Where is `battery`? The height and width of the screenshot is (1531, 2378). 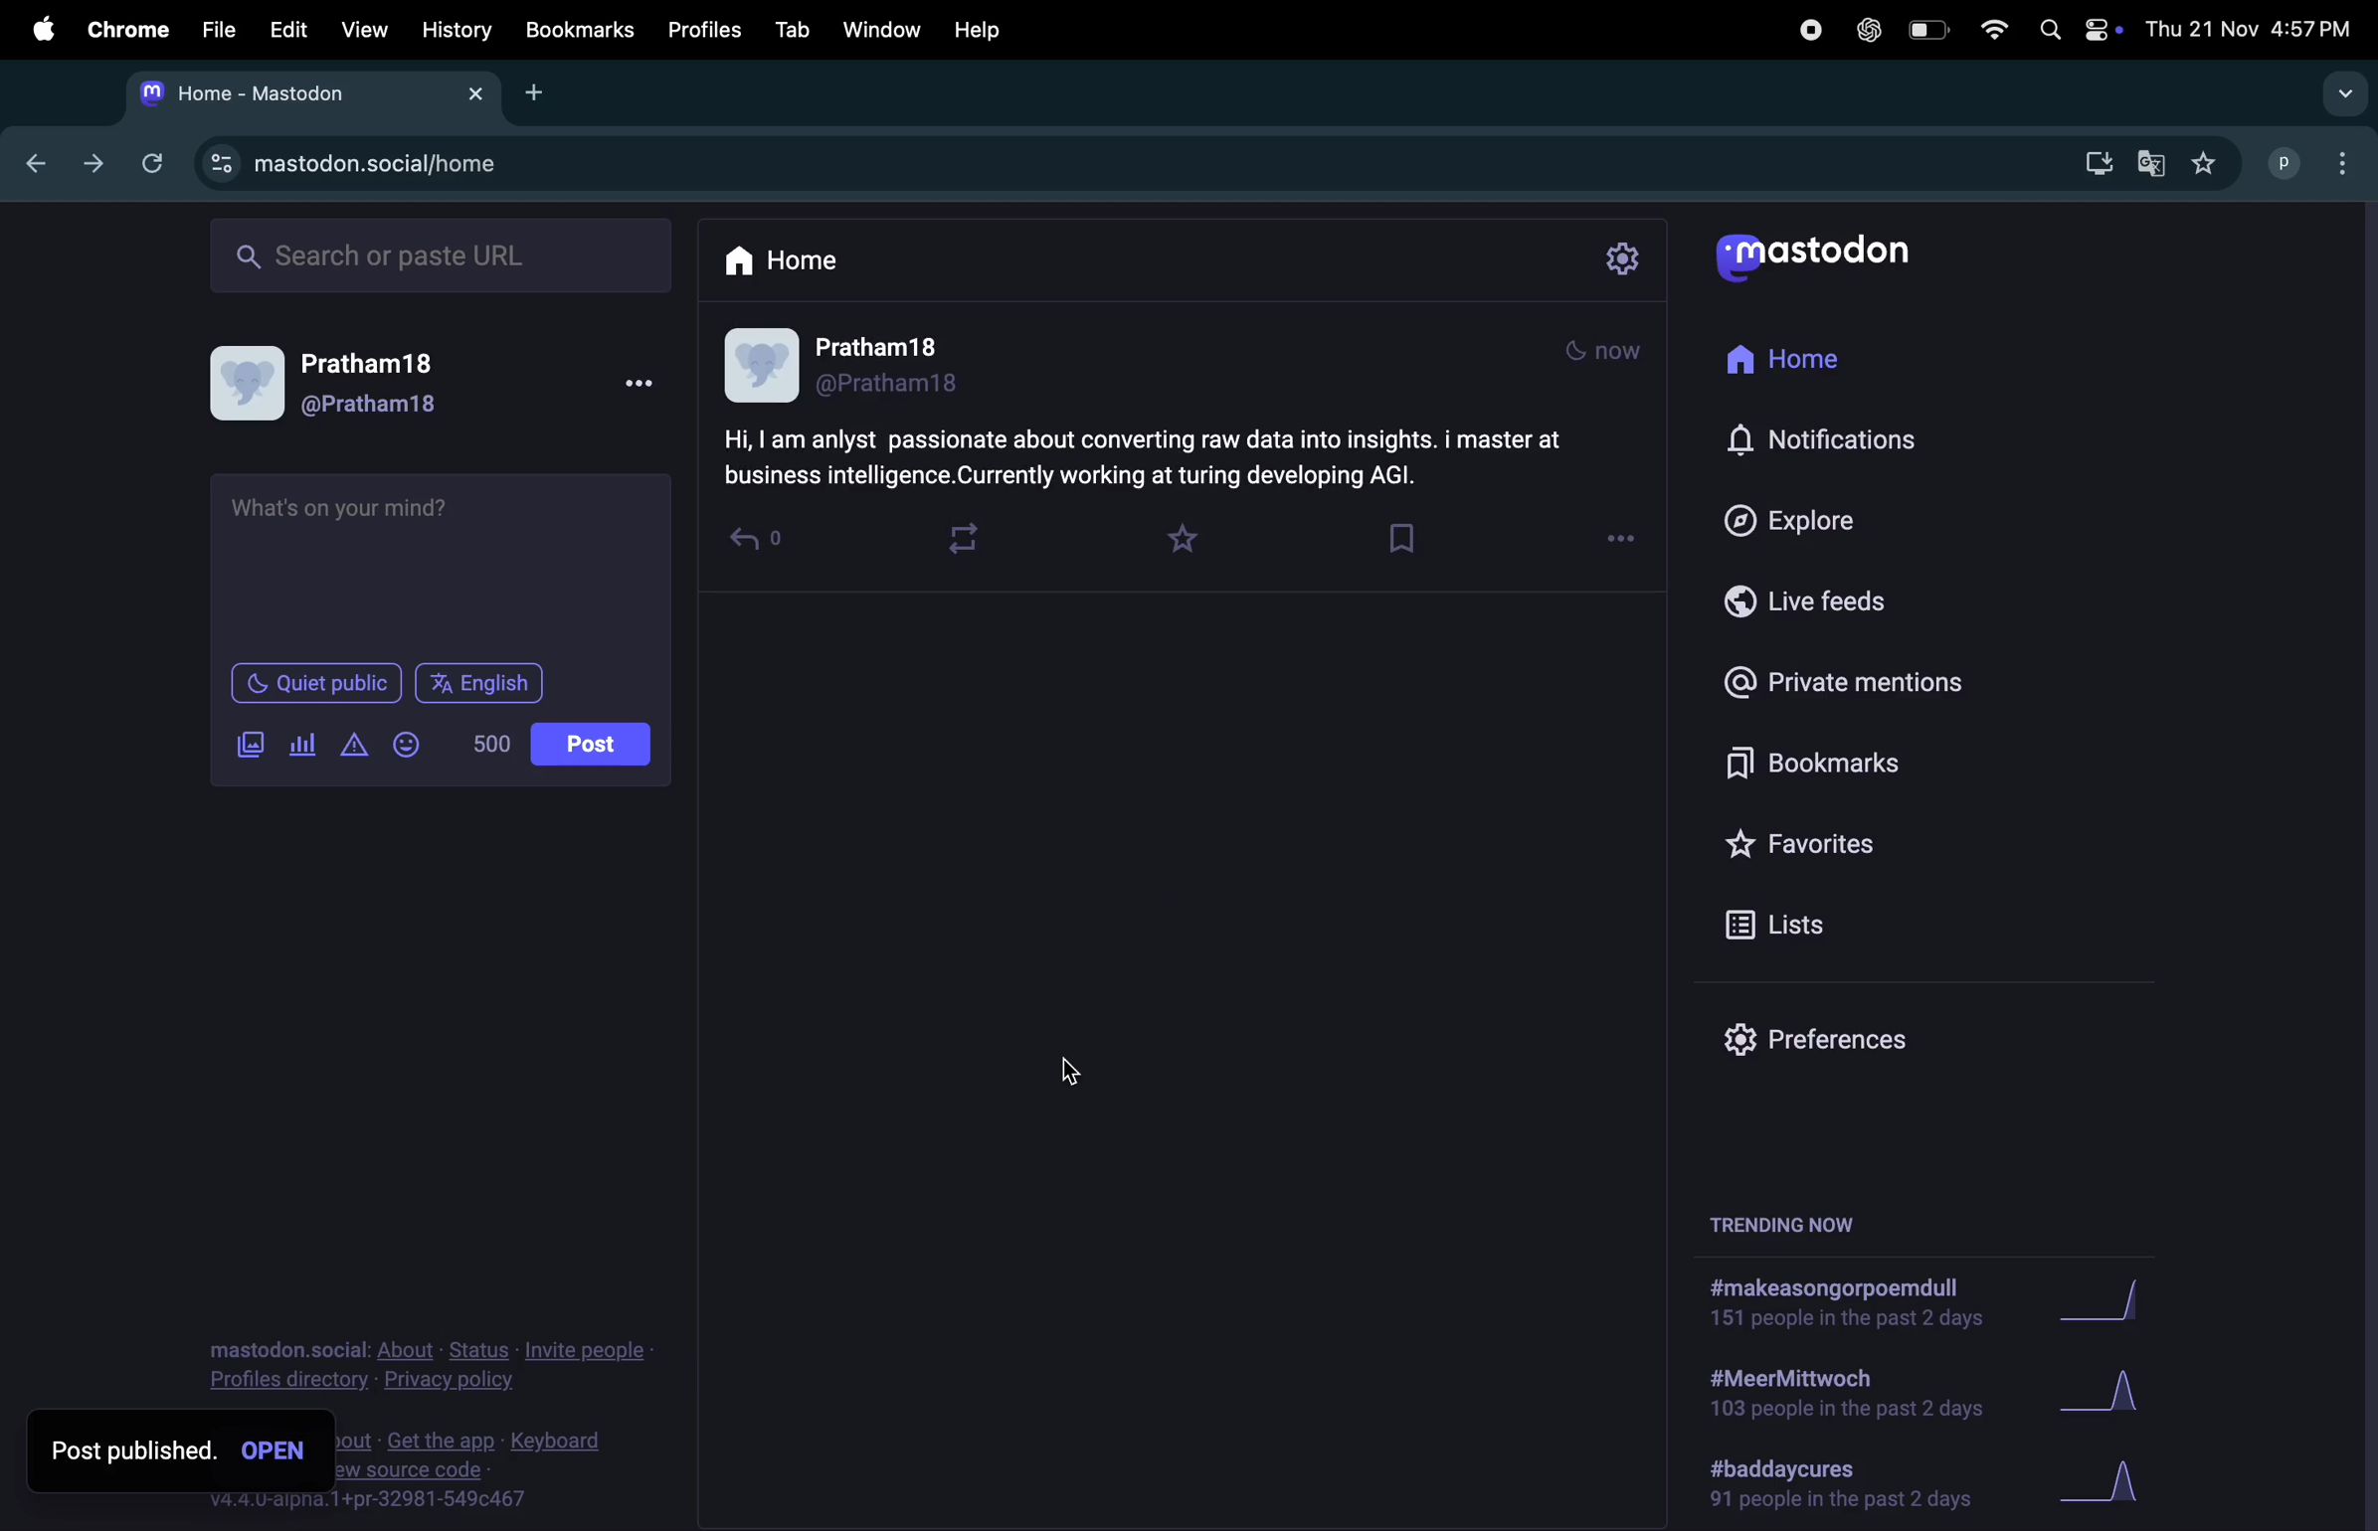 battery is located at coordinates (1925, 33).